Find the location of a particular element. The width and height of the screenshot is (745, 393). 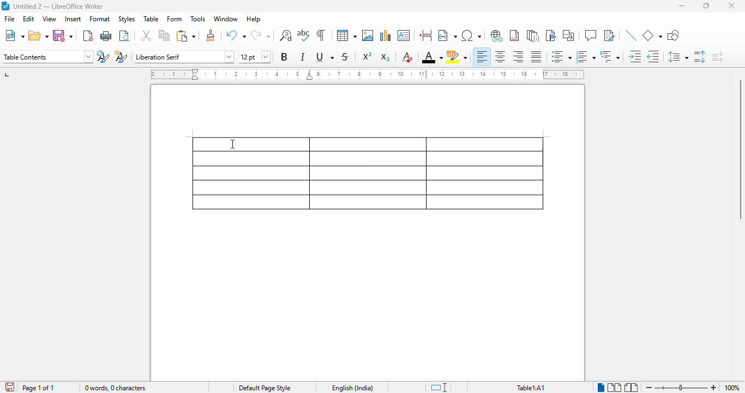

toggle unordered list is located at coordinates (562, 56).